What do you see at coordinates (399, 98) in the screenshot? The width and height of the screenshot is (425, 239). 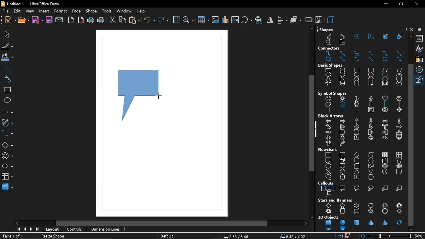 I see `flower` at bounding box center [399, 98].